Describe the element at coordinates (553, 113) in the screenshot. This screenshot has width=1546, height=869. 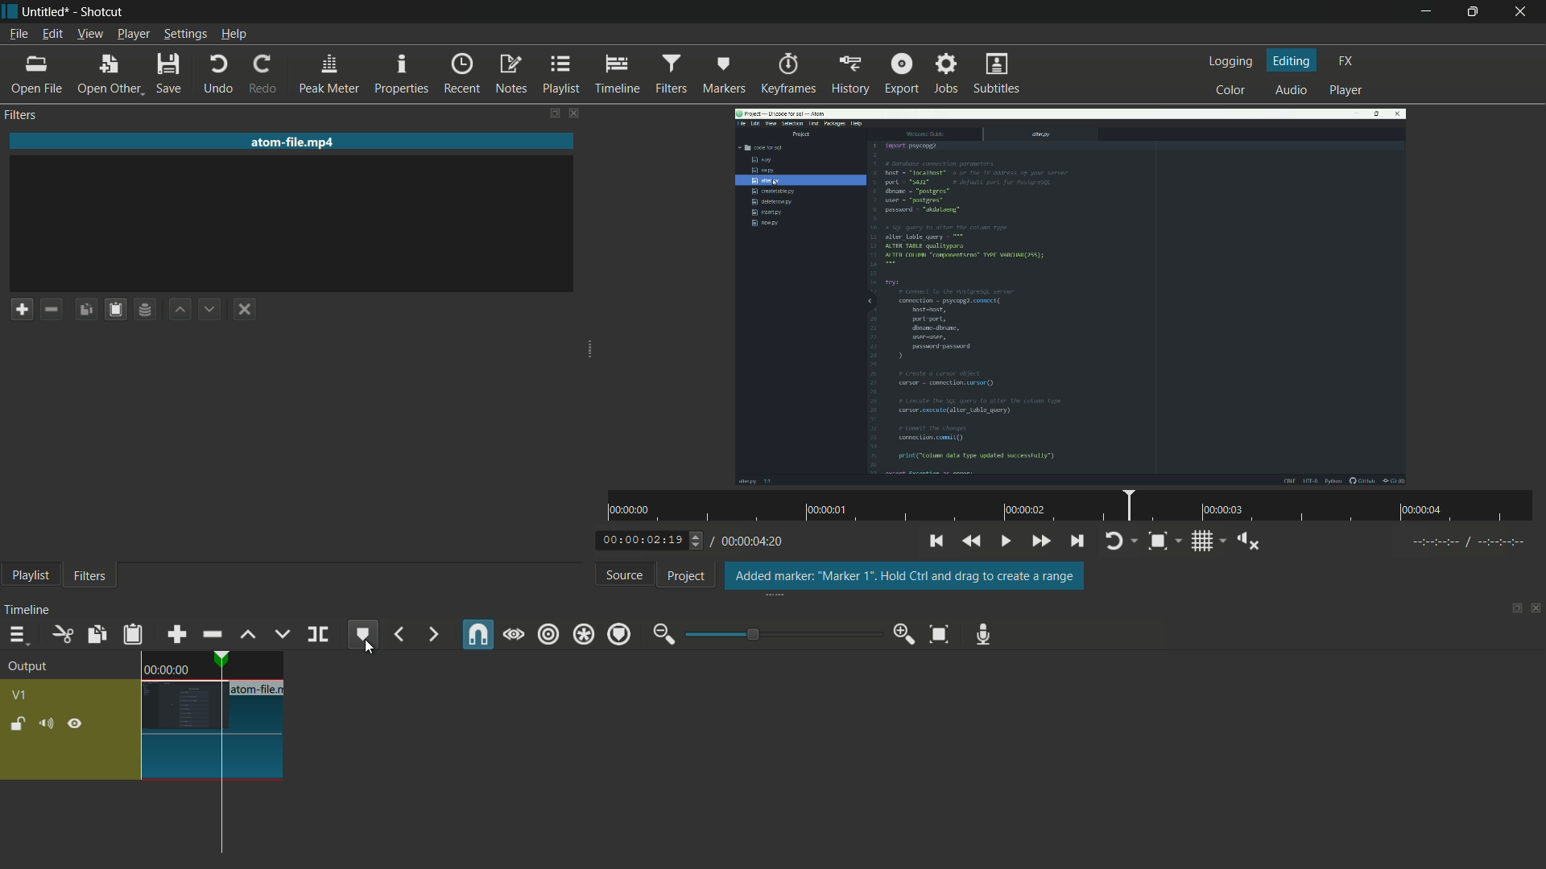
I see `change layout` at that location.